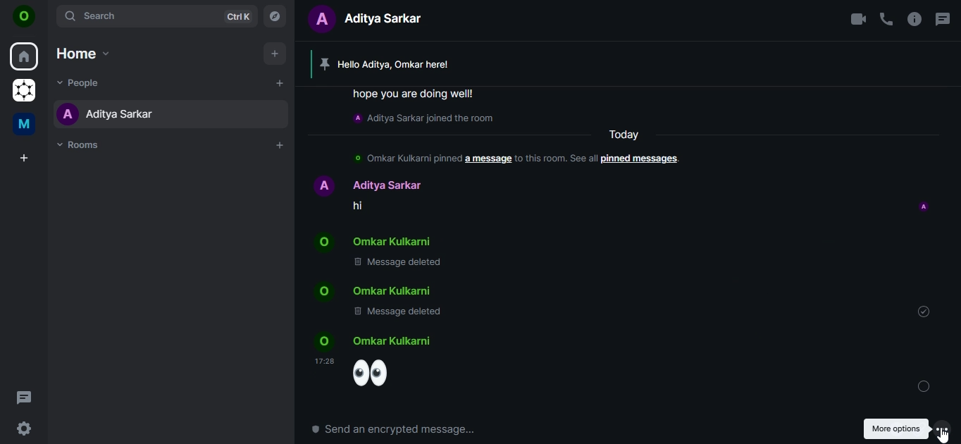 The width and height of the screenshot is (961, 444). What do you see at coordinates (942, 428) in the screenshot?
I see `more options` at bounding box center [942, 428].